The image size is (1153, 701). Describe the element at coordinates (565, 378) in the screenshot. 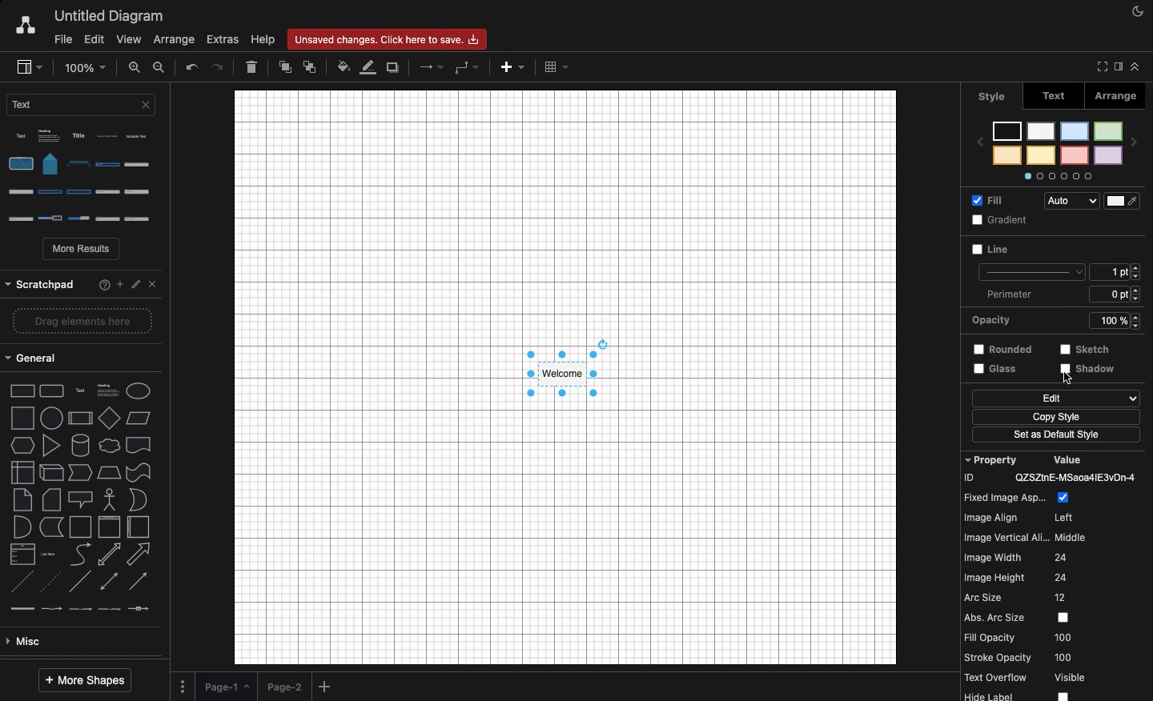

I see `Canvas` at that location.